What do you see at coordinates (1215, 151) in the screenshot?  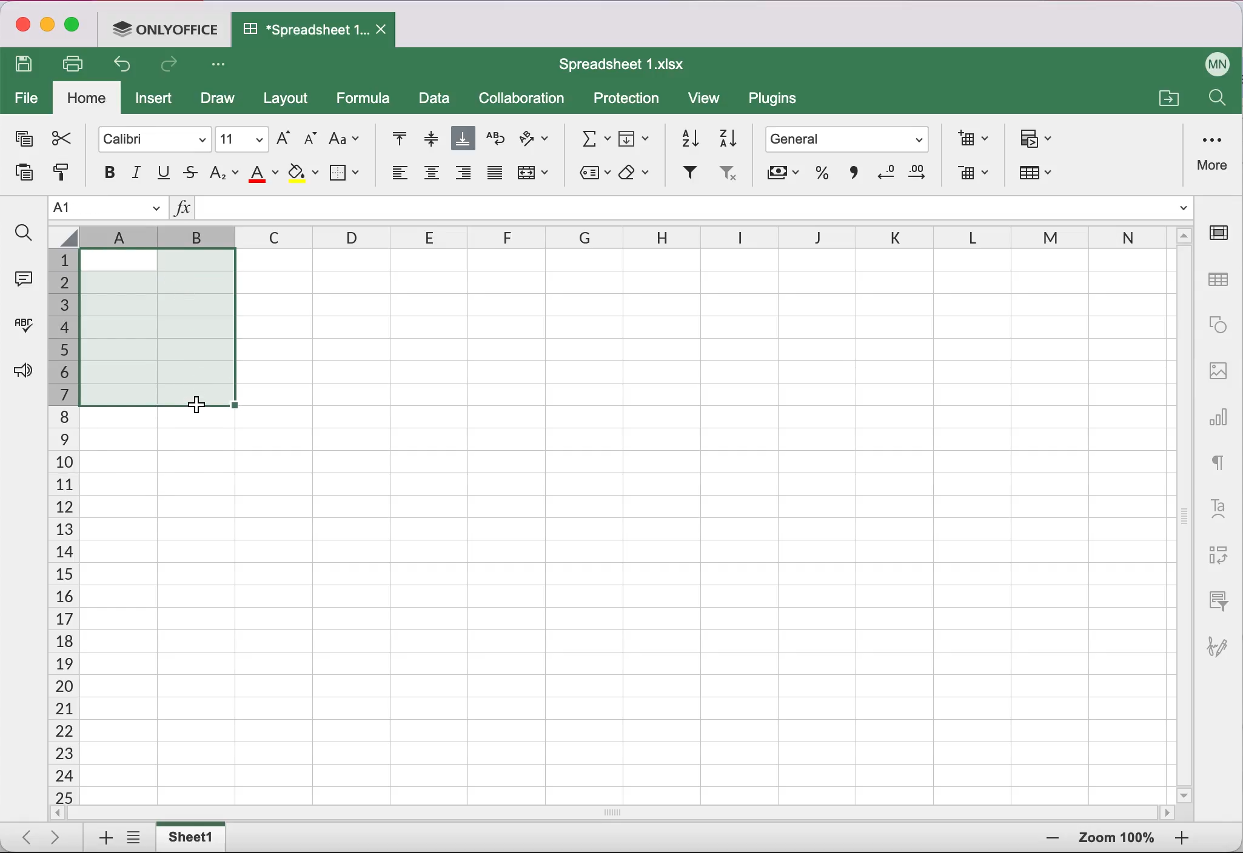 I see `more` at bounding box center [1215, 151].